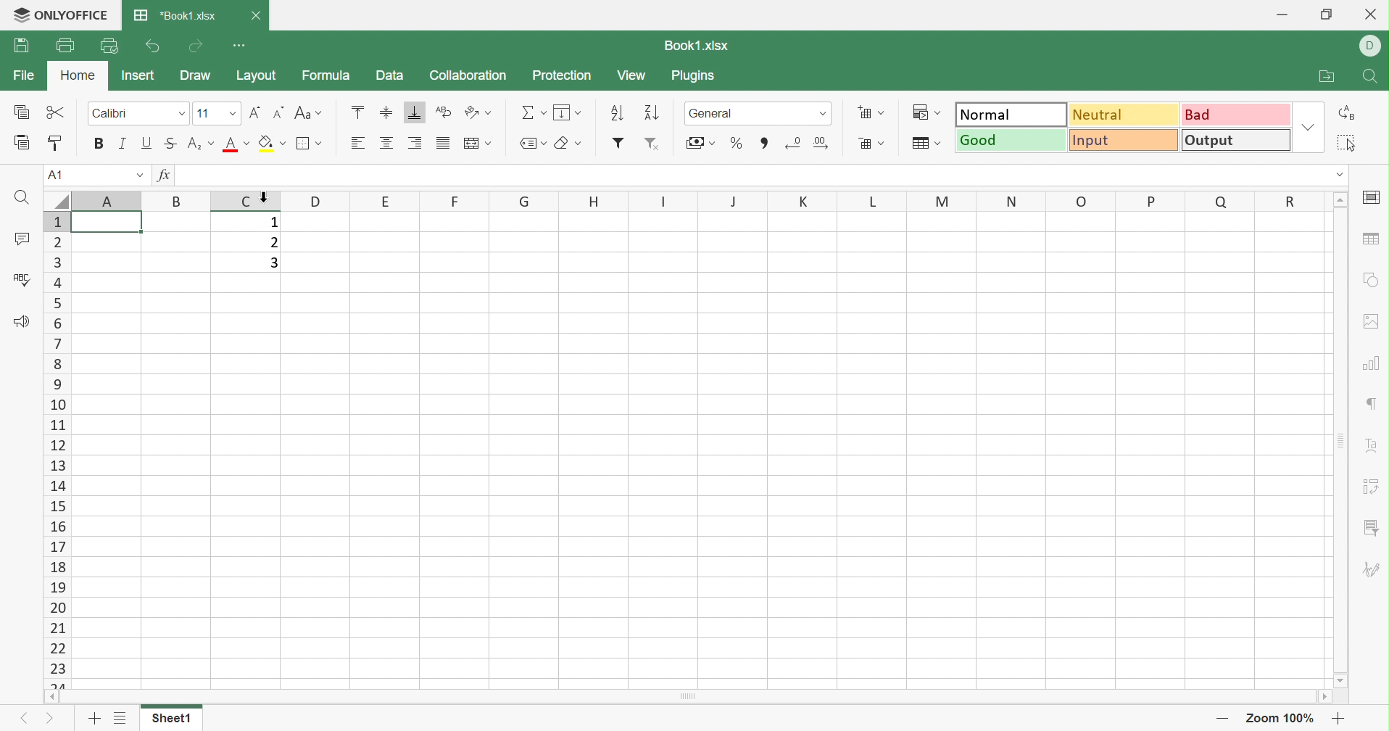  What do you see at coordinates (357, 144) in the screenshot?
I see `Align Left` at bounding box center [357, 144].